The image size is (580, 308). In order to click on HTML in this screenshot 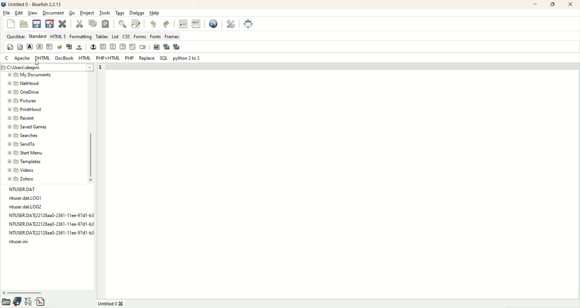, I will do `click(86, 58)`.